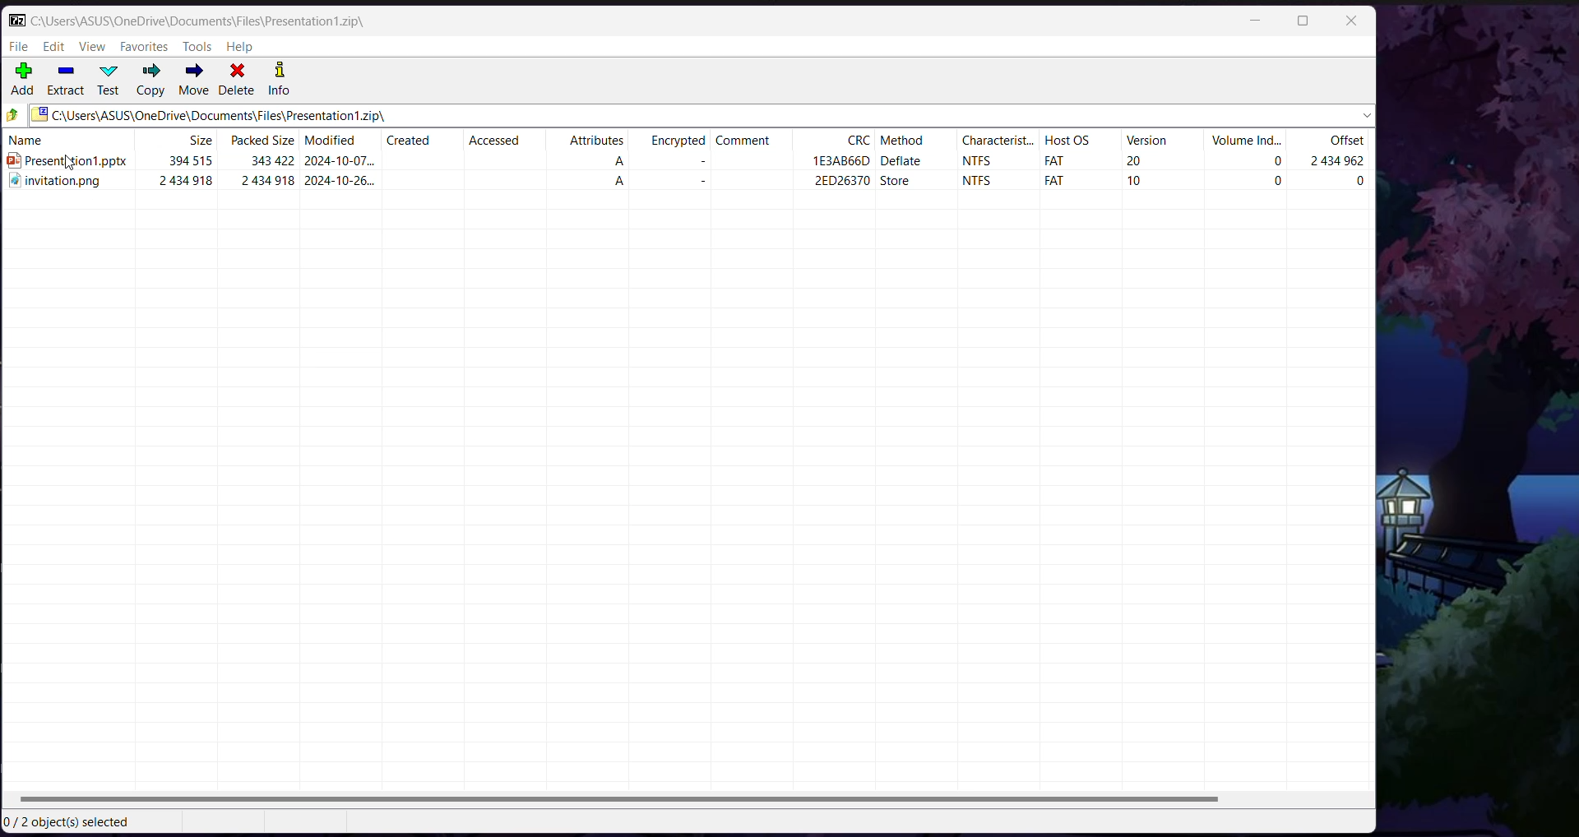 This screenshot has height=837, width=1579. I want to click on Copy, so click(150, 80).